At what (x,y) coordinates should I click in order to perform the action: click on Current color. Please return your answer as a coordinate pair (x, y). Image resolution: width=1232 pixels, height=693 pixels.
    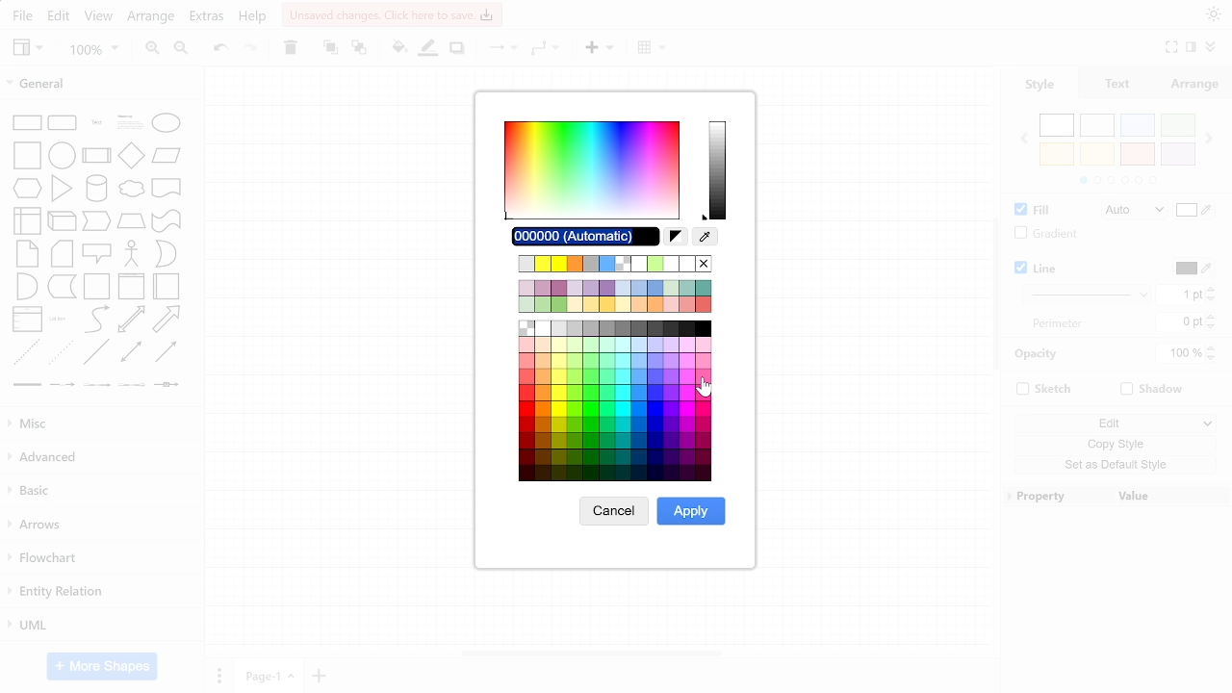
    Looking at the image, I should click on (586, 236).